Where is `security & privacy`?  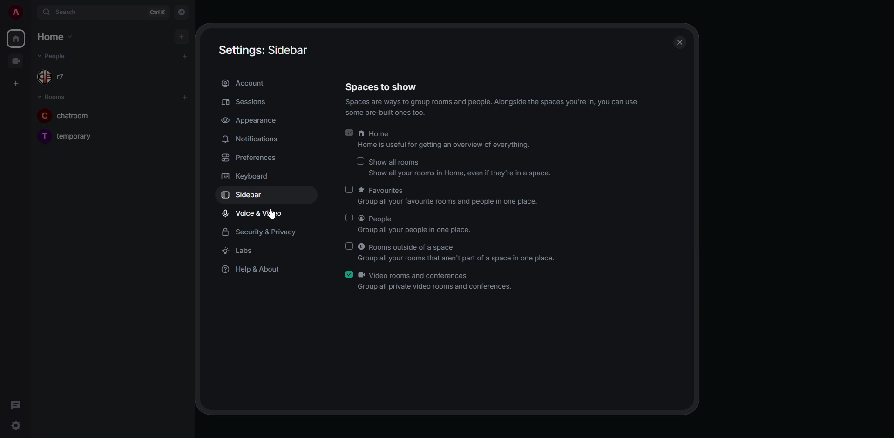 security & privacy is located at coordinates (261, 232).